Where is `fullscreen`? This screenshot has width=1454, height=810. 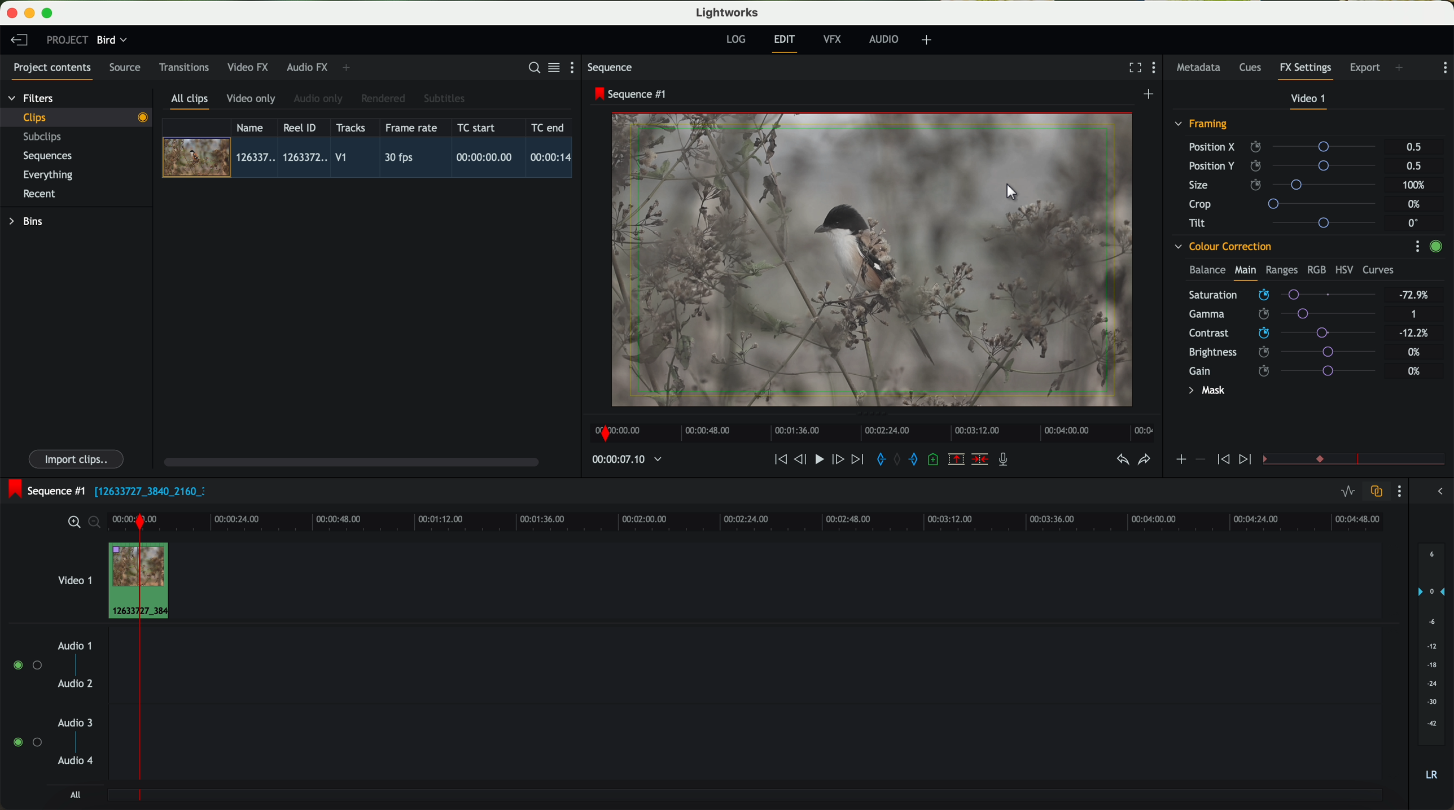
fullscreen is located at coordinates (1133, 67).